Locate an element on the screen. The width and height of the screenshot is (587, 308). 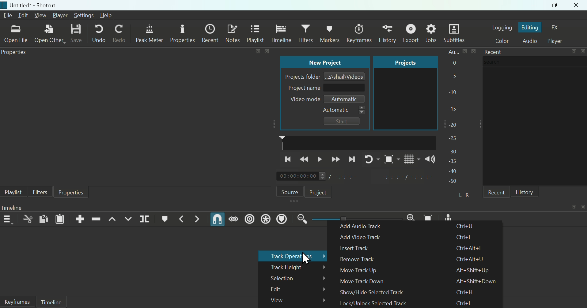
Sound is located at coordinates (429, 159).